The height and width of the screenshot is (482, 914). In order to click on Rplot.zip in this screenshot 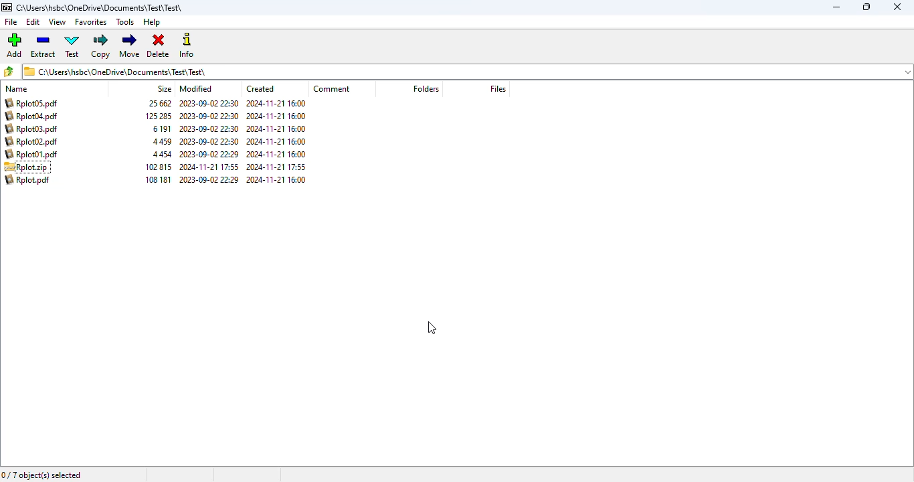, I will do `click(26, 167)`.